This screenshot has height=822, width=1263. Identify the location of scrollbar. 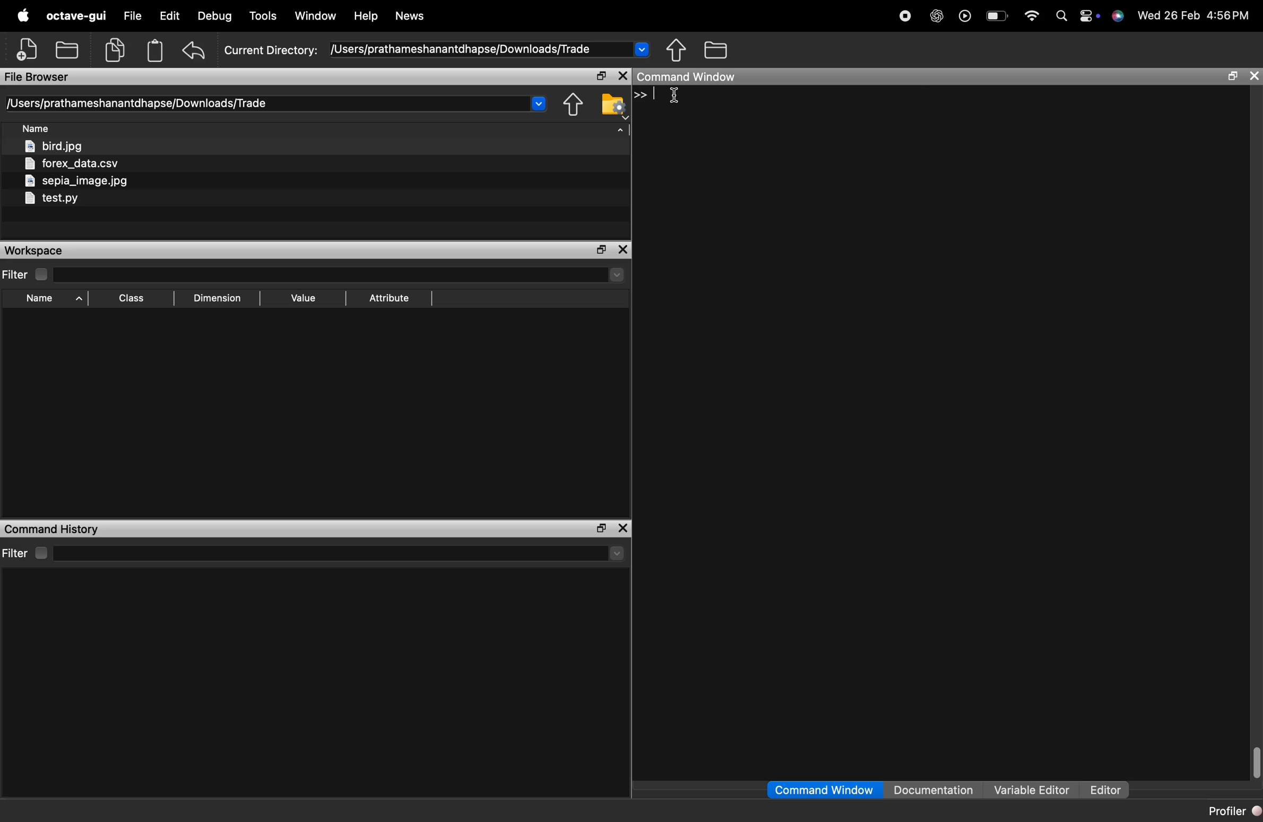
(1255, 765).